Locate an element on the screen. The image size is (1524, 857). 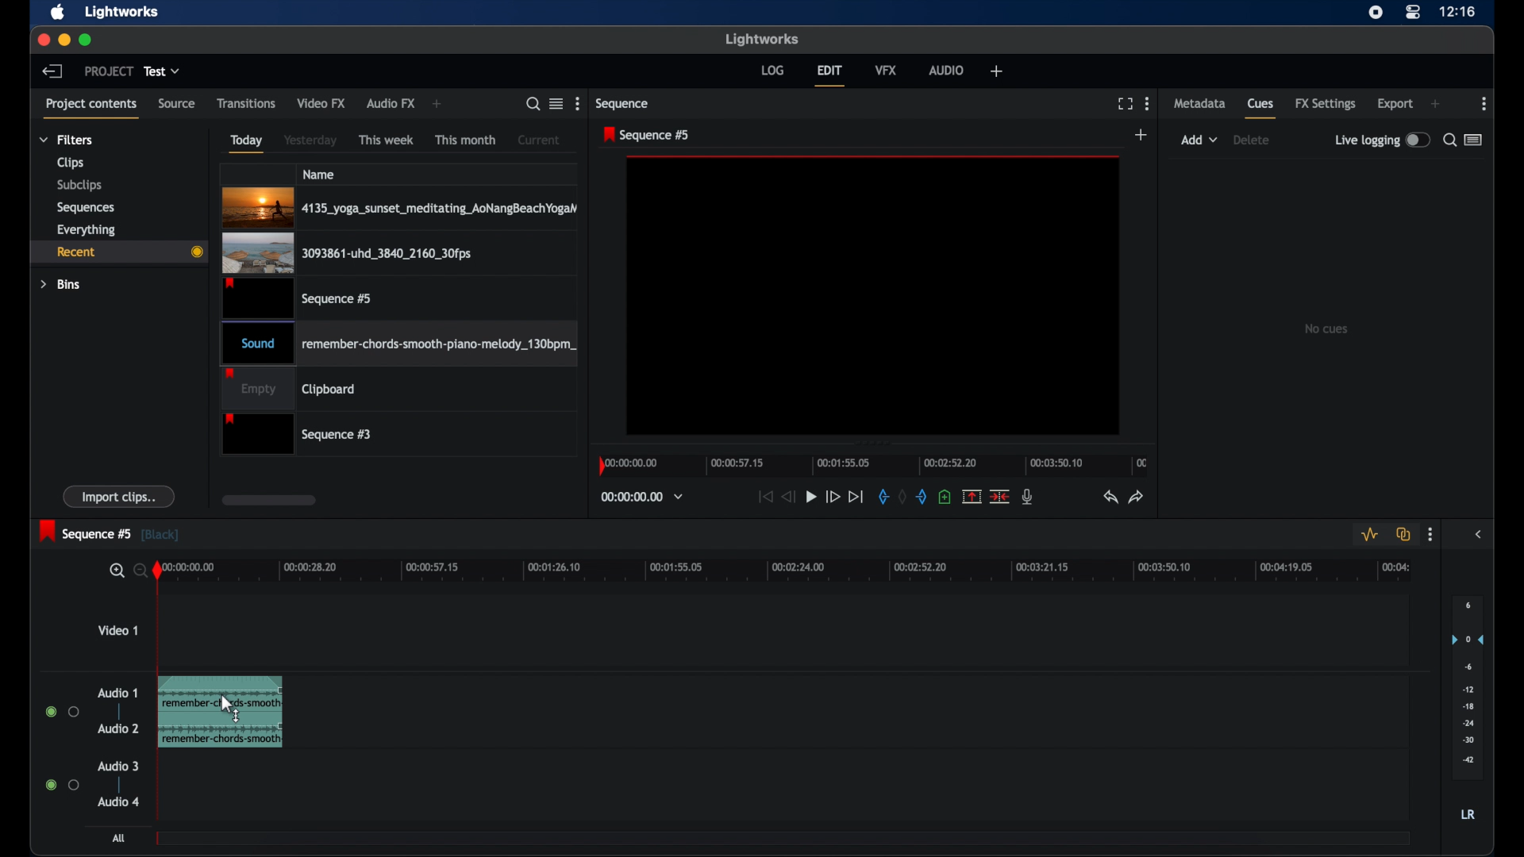
apple icon is located at coordinates (58, 13).